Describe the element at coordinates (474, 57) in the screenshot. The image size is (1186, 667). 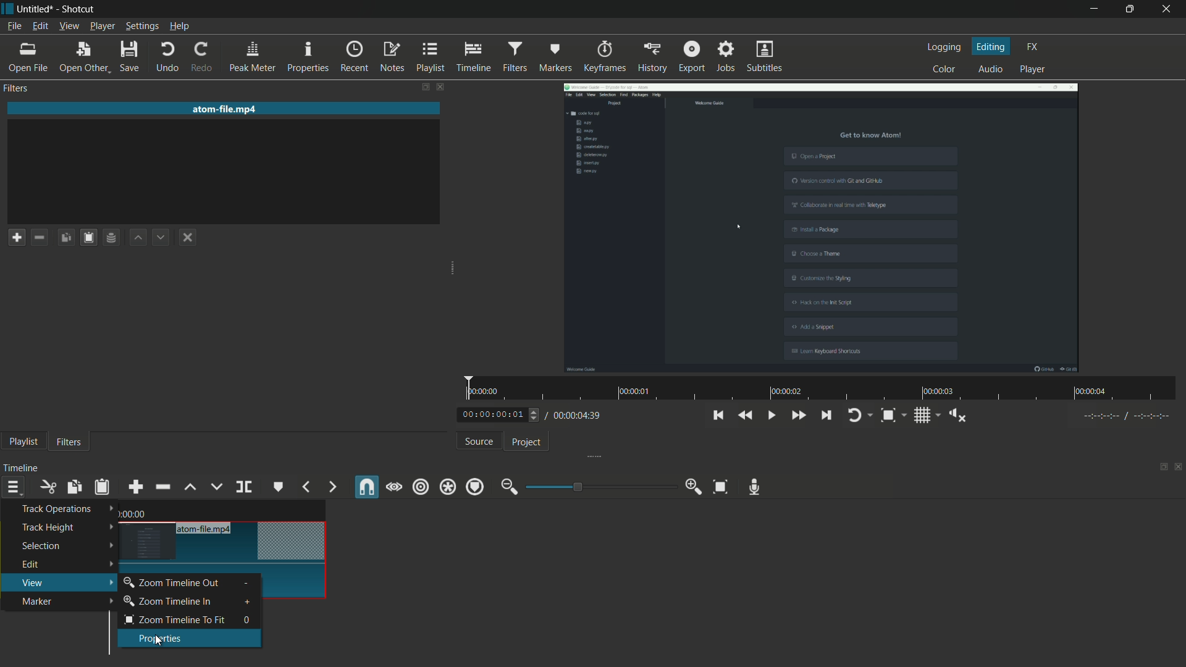
I see `timeline` at that location.